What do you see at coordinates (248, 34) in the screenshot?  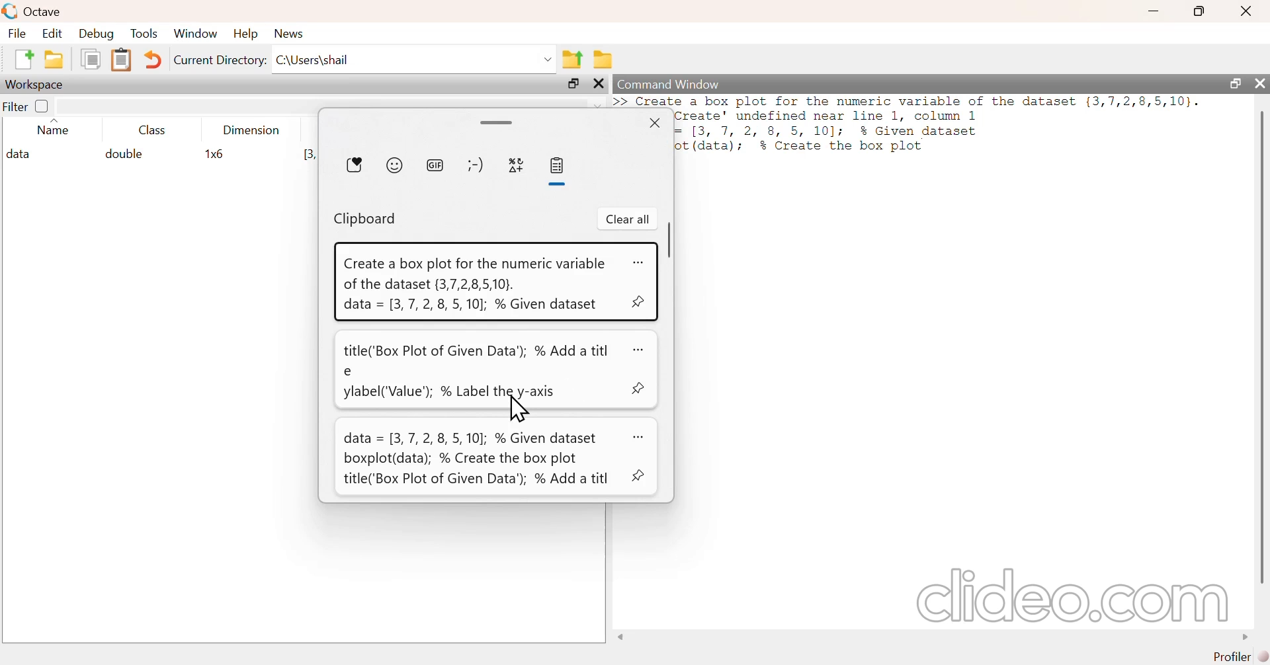 I see `help` at bounding box center [248, 34].